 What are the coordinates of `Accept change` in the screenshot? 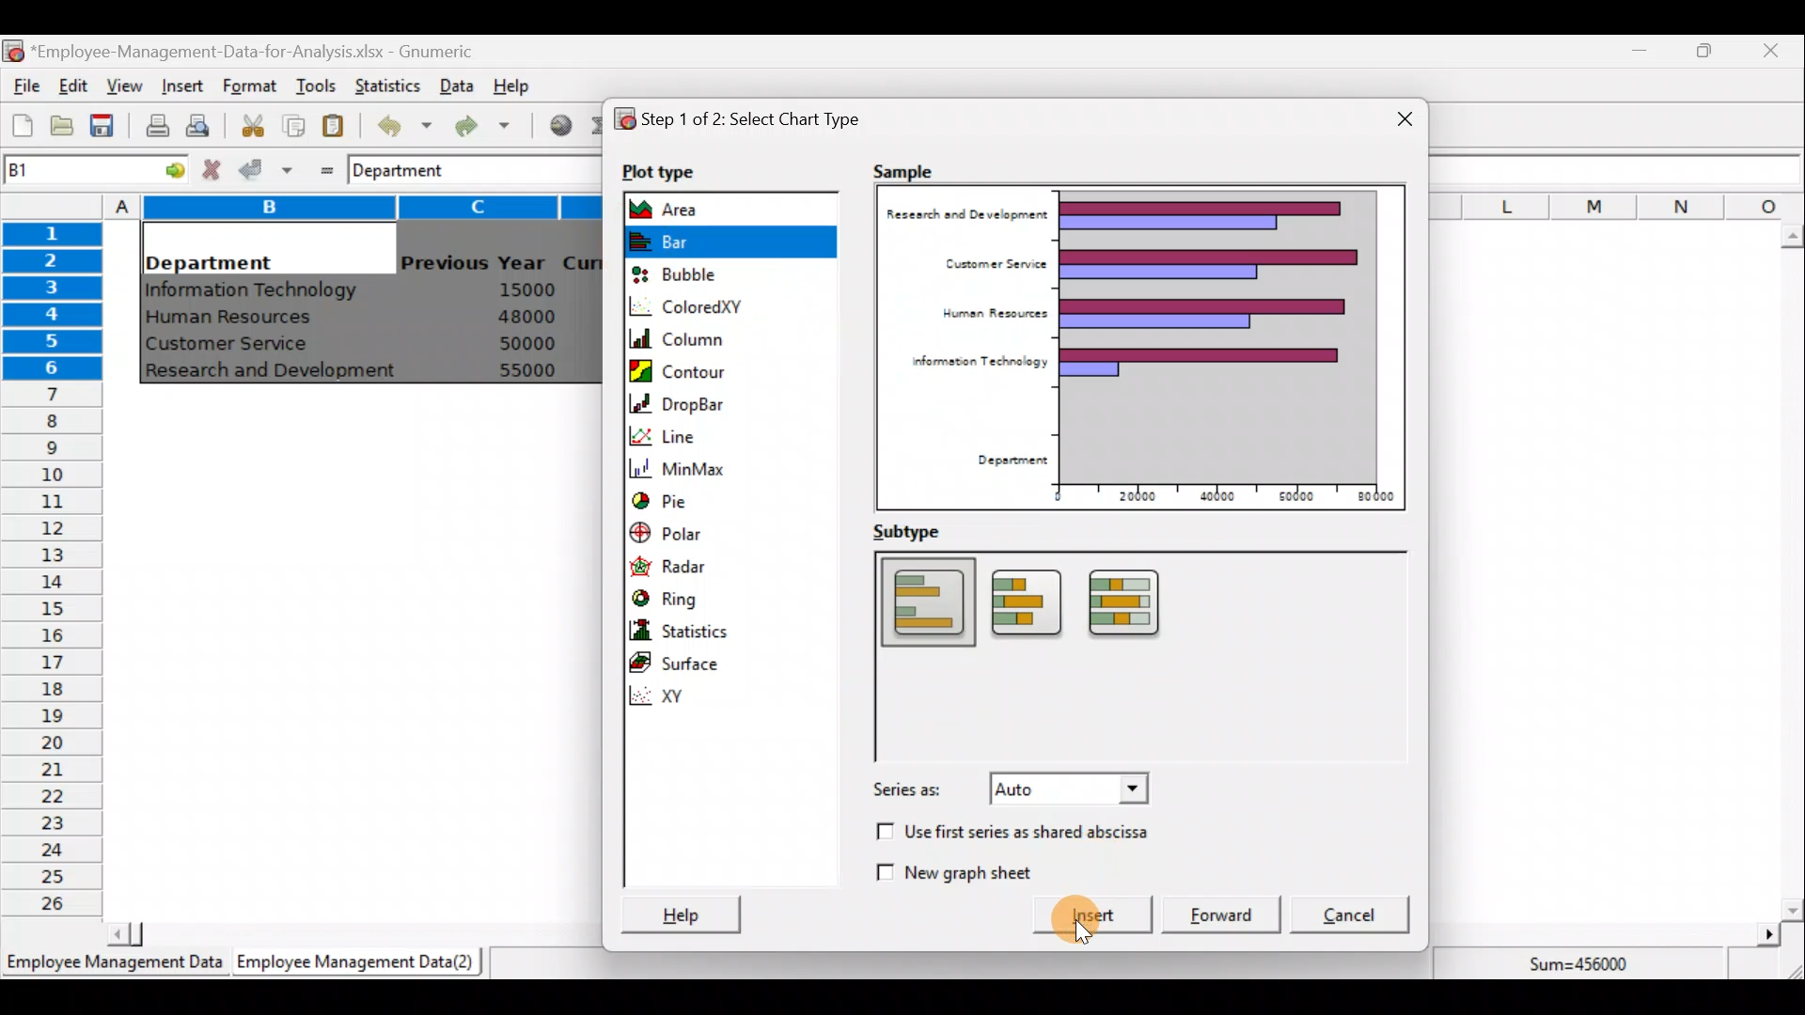 It's located at (266, 168).